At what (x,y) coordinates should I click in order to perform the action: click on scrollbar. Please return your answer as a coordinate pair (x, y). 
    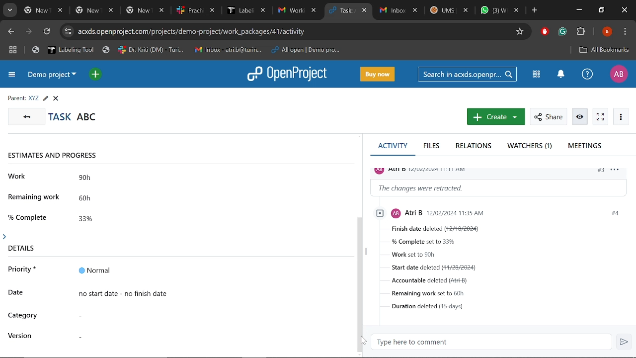
    Looking at the image, I should click on (361, 283).